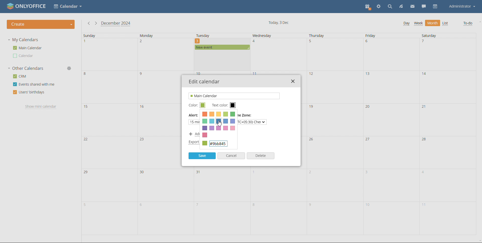 Image resolution: width=482 pixels, height=243 pixels. What do you see at coordinates (412, 7) in the screenshot?
I see `mail` at bounding box center [412, 7].